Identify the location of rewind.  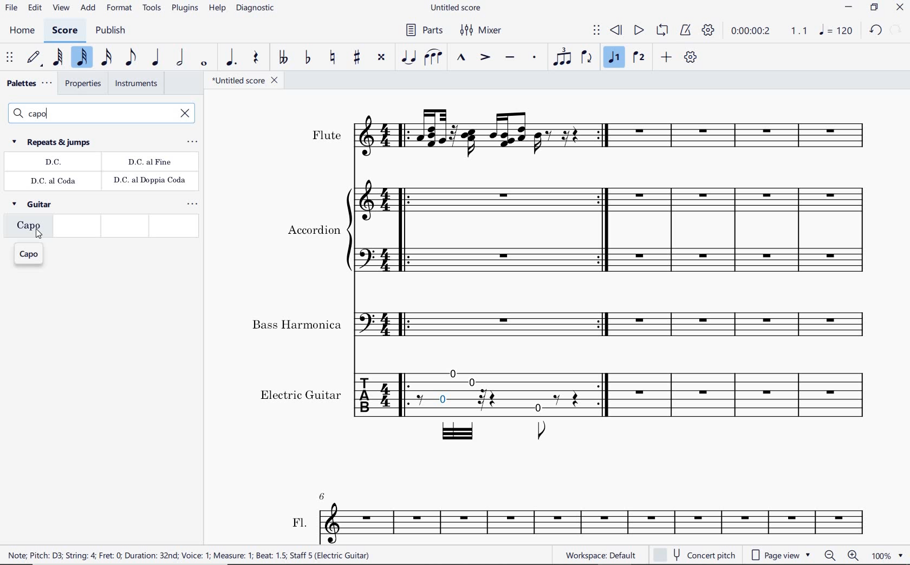
(617, 31).